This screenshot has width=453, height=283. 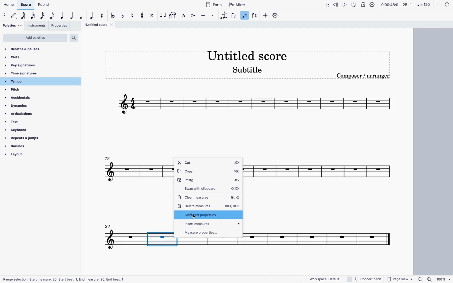 I want to click on articulations, so click(x=22, y=113).